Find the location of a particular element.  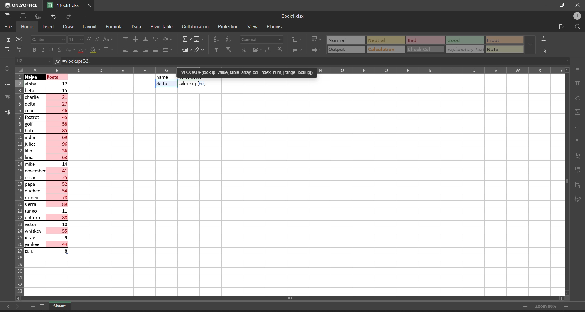

calculation is located at coordinates (384, 49).